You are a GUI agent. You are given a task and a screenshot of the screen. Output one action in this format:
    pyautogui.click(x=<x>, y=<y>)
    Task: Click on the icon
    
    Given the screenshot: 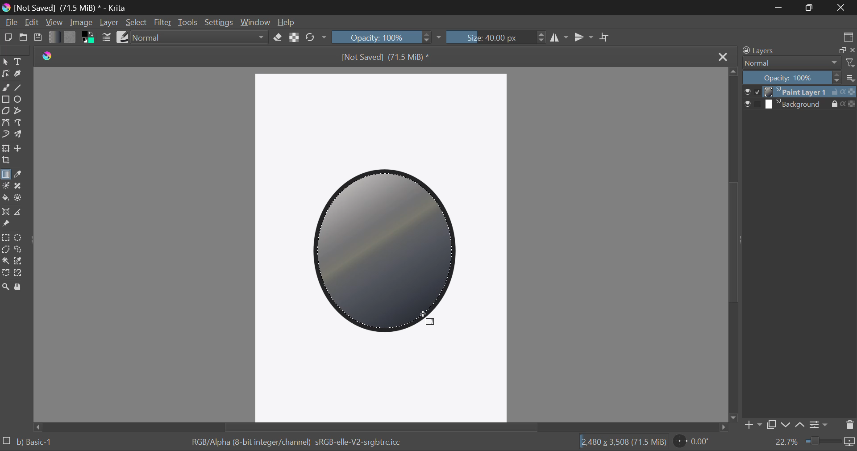 What is the action you would take?
    pyautogui.click(x=851, y=443)
    